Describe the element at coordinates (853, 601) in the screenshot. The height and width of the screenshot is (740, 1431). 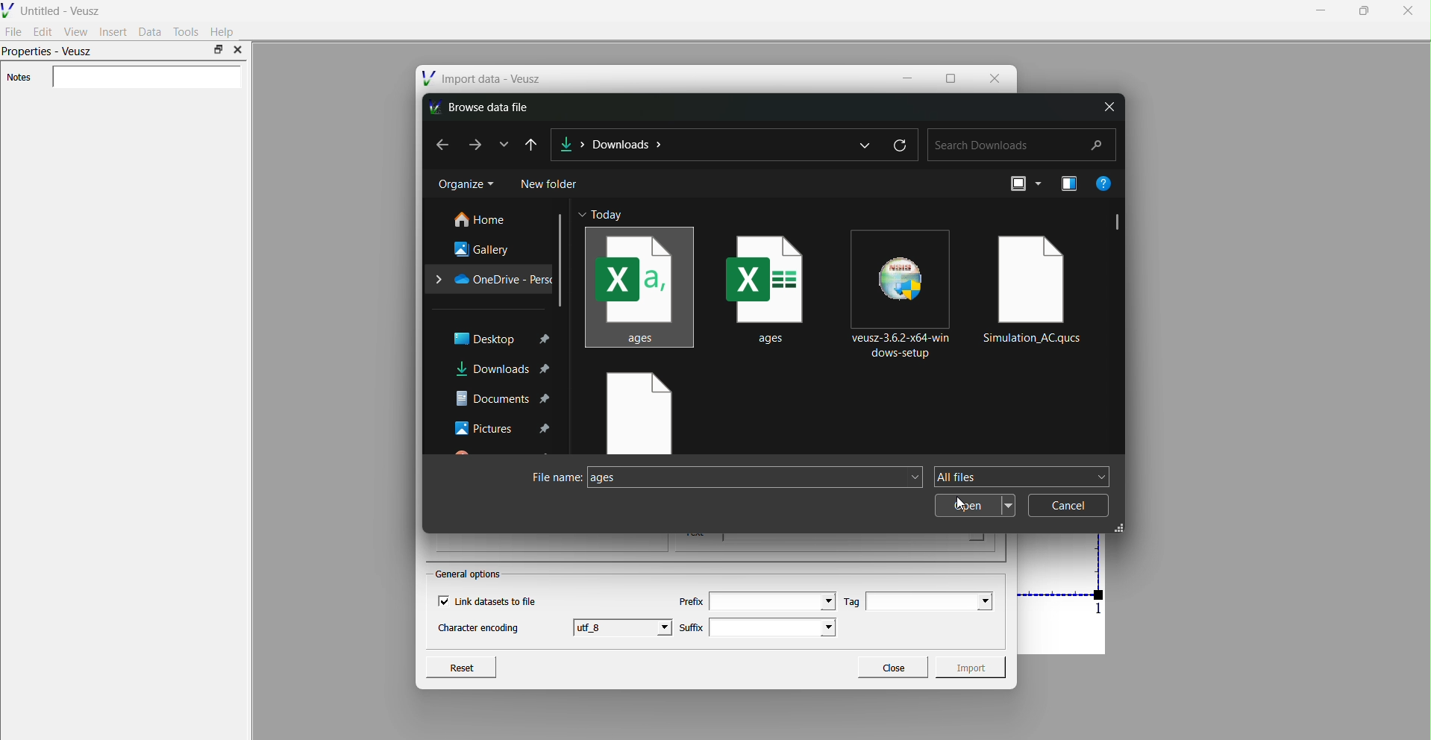
I see `Tag` at that location.